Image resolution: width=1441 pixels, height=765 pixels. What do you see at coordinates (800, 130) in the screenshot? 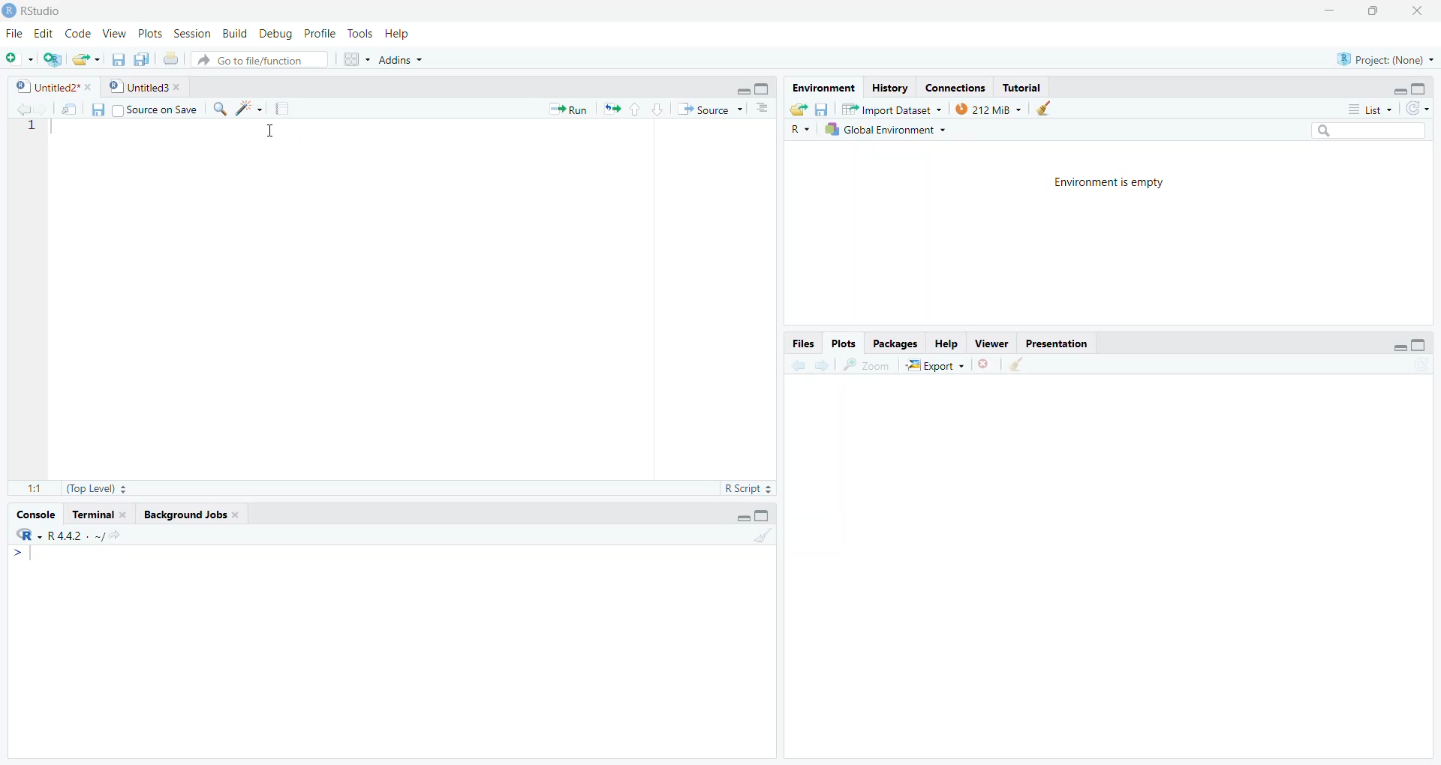
I see `R` at bounding box center [800, 130].